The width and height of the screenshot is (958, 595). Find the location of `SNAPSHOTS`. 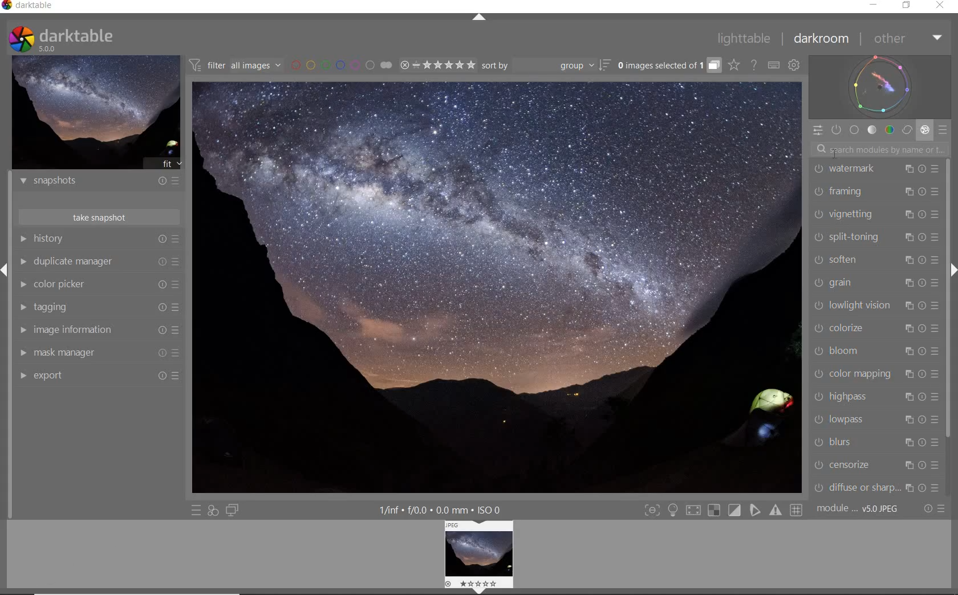

SNAPSHOTS is located at coordinates (46, 181).